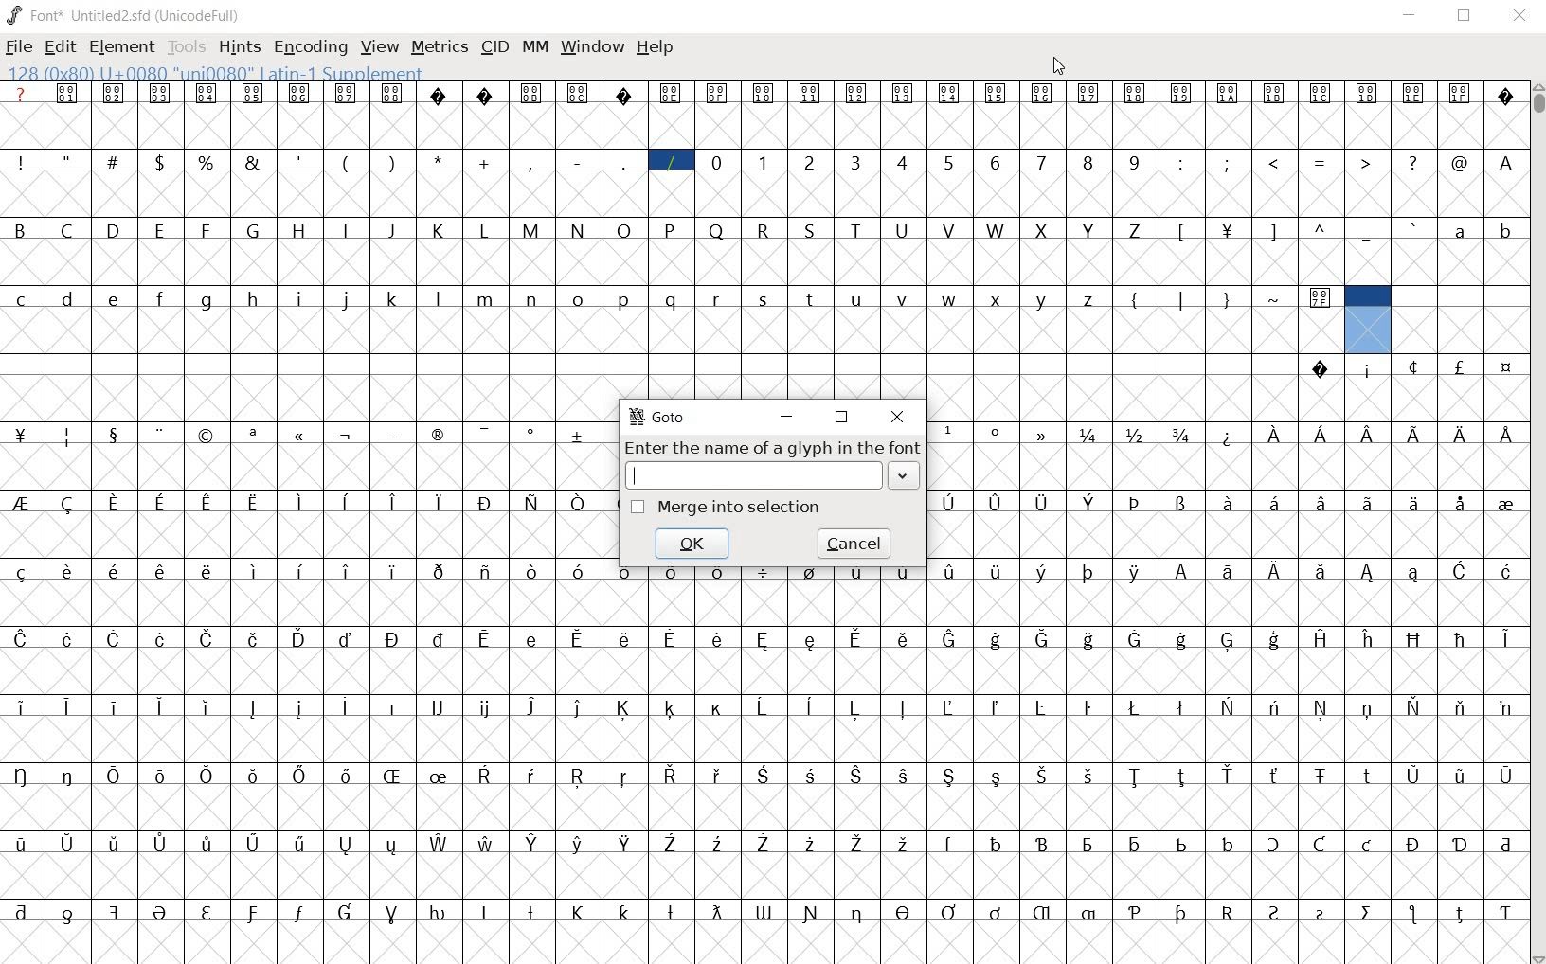 The image size is (1546, 964). What do you see at coordinates (1091, 434) in the screenshot?
I see `Symbol` at bounding box center [1091, 434].